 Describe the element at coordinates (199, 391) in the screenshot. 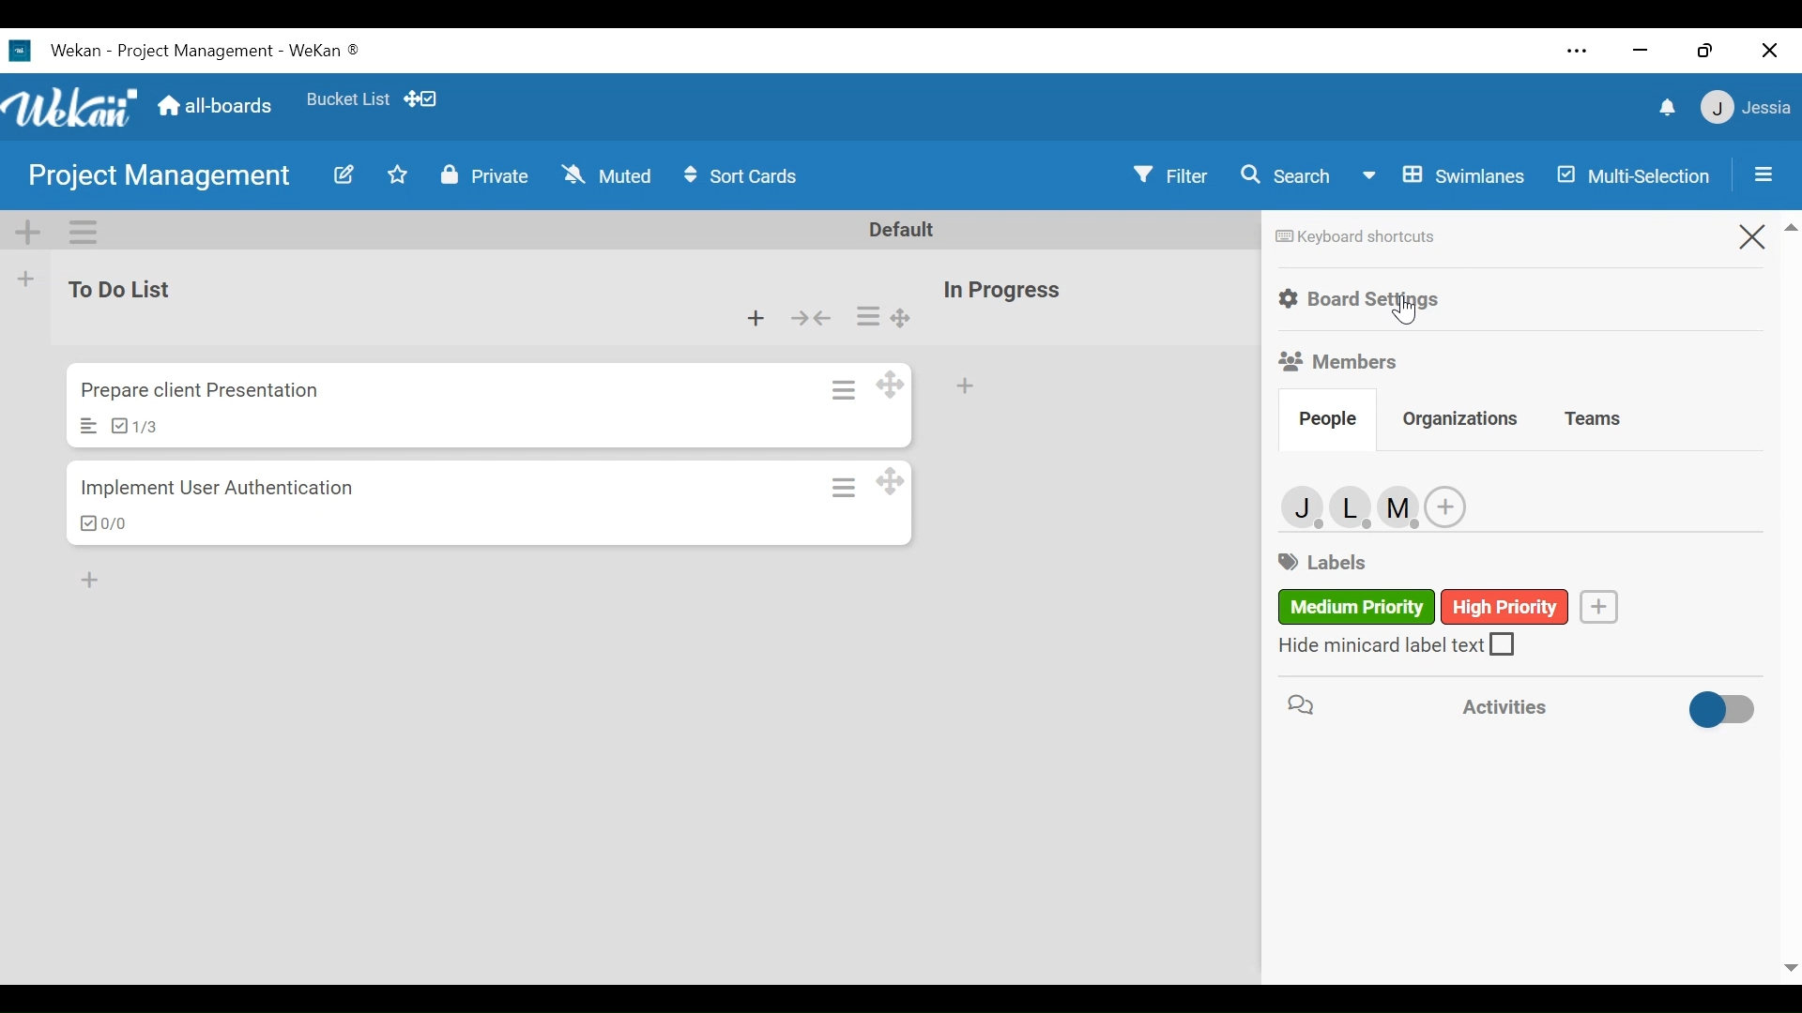

I see `Card Title` at that location.